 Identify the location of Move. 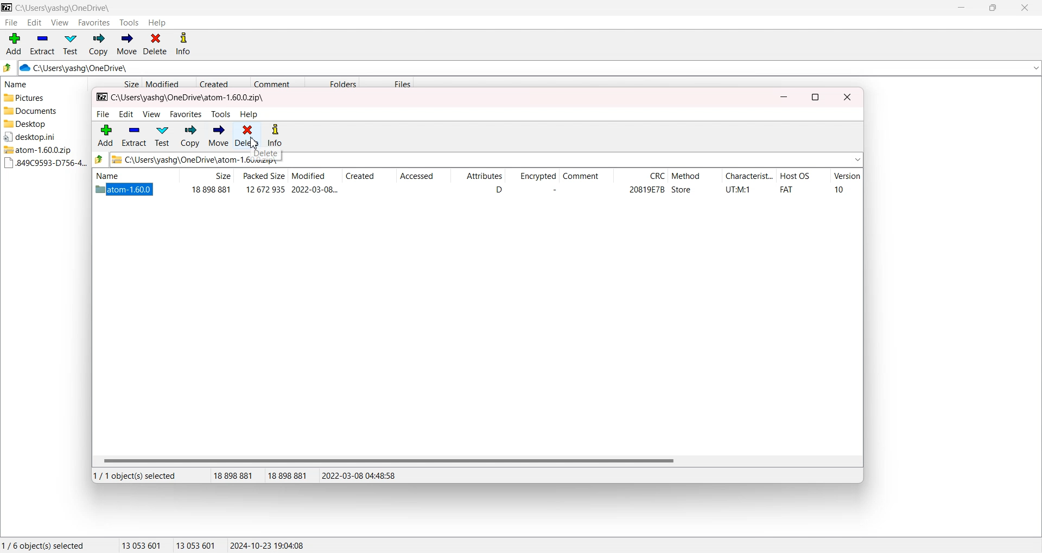
(126, 44).